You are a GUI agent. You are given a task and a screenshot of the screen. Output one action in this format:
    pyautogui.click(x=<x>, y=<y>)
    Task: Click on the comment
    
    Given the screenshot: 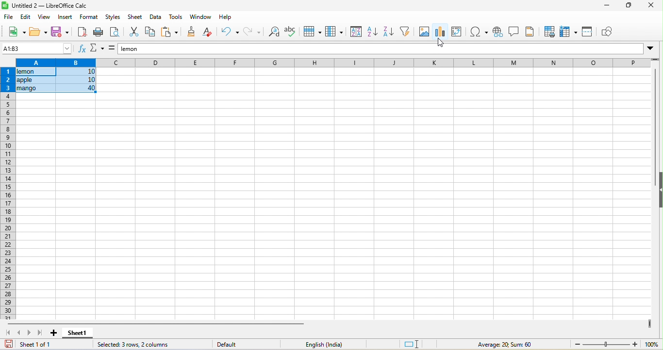 What is the action you would take?
    pyautogui.click(x=514, y=32)
    